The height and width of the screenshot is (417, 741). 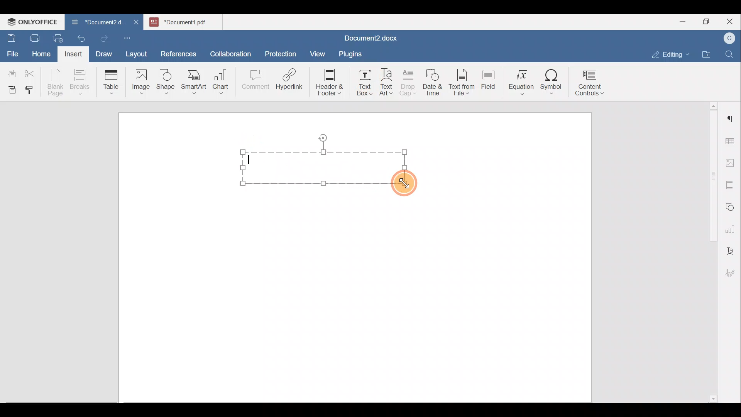 I want to click on Print file, so click(x=33, y=37).